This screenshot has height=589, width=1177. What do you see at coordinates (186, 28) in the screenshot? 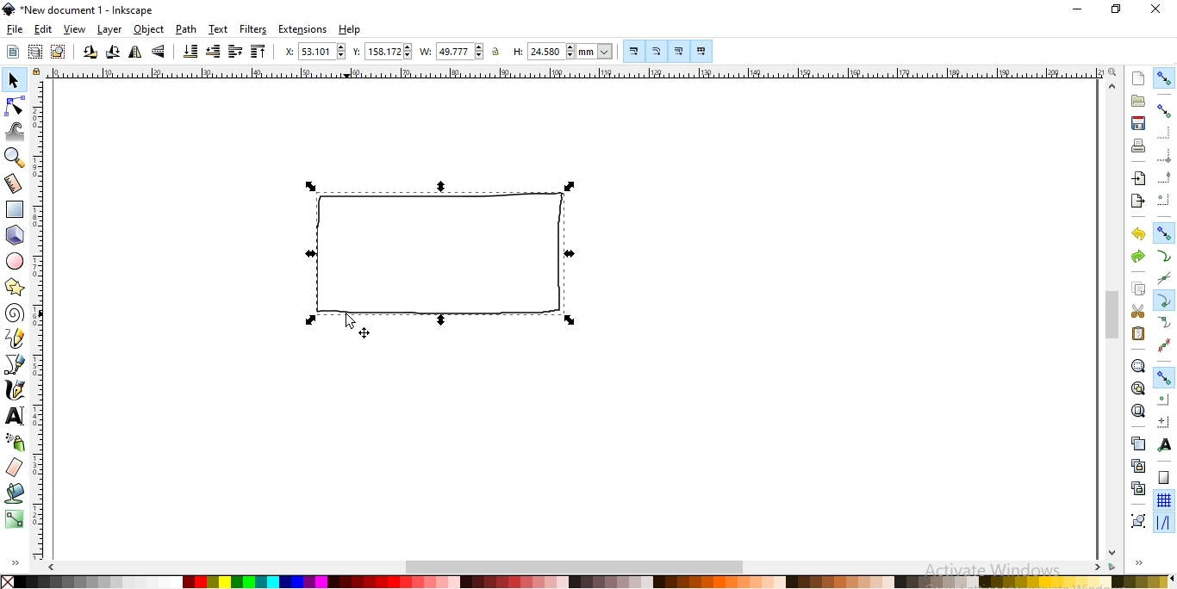
I see `path` at bounding box center [186, 28].